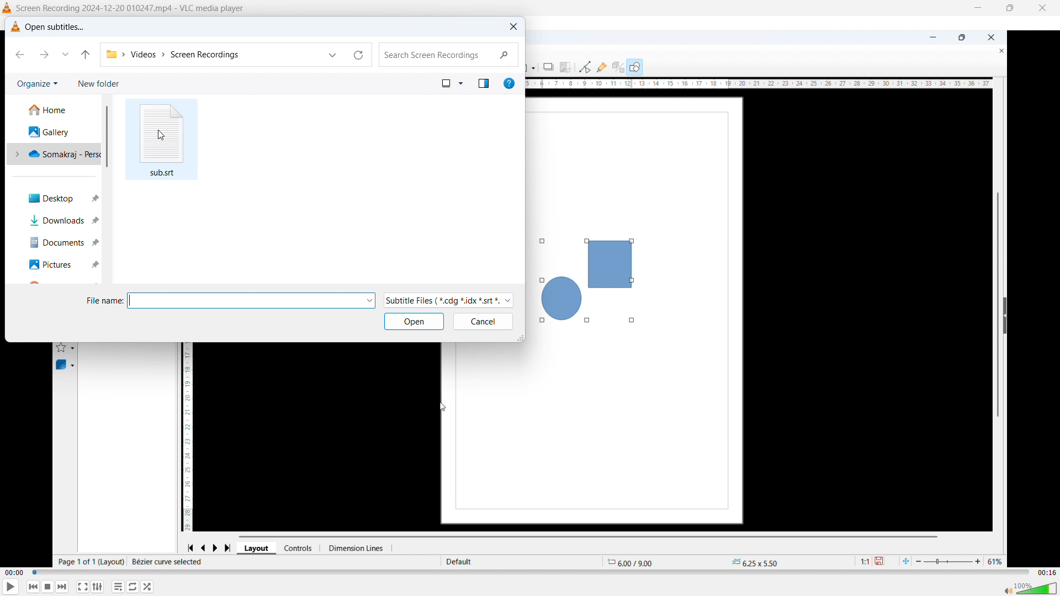  Describe the element at coordinates (60, 221) in the screenshot. I see `Downloads folder ` at that location.